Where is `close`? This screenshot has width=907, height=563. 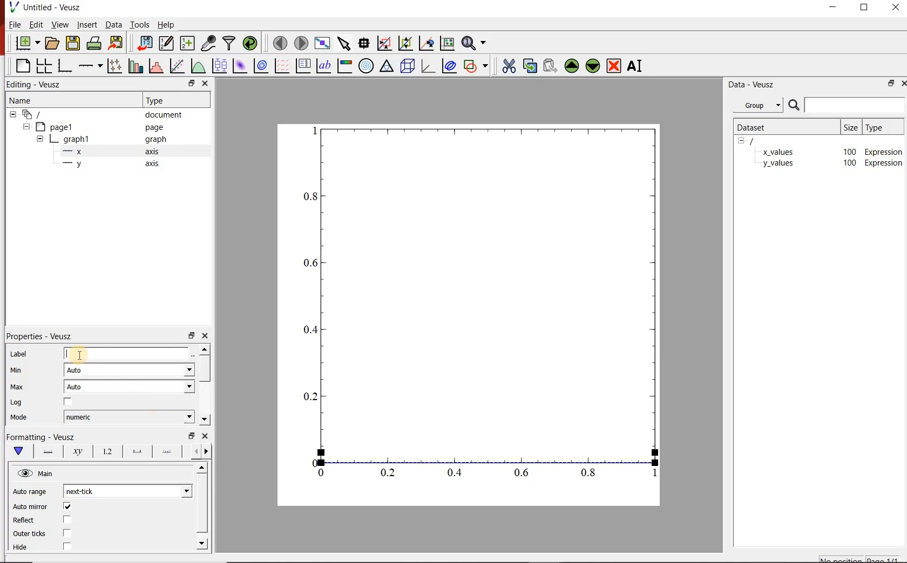
close is located at coordinates (897, 9).